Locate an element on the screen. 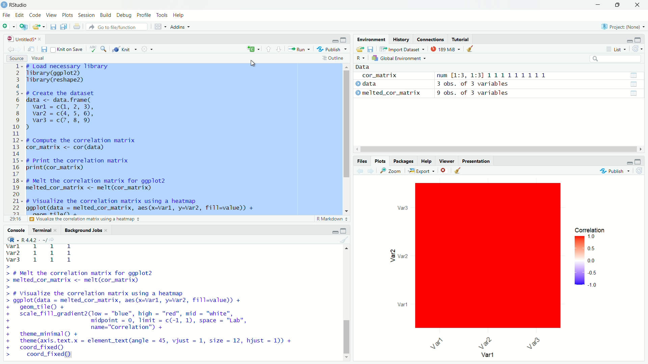 The image size is (648, 364). minimize is located at coordinates (335, 231).